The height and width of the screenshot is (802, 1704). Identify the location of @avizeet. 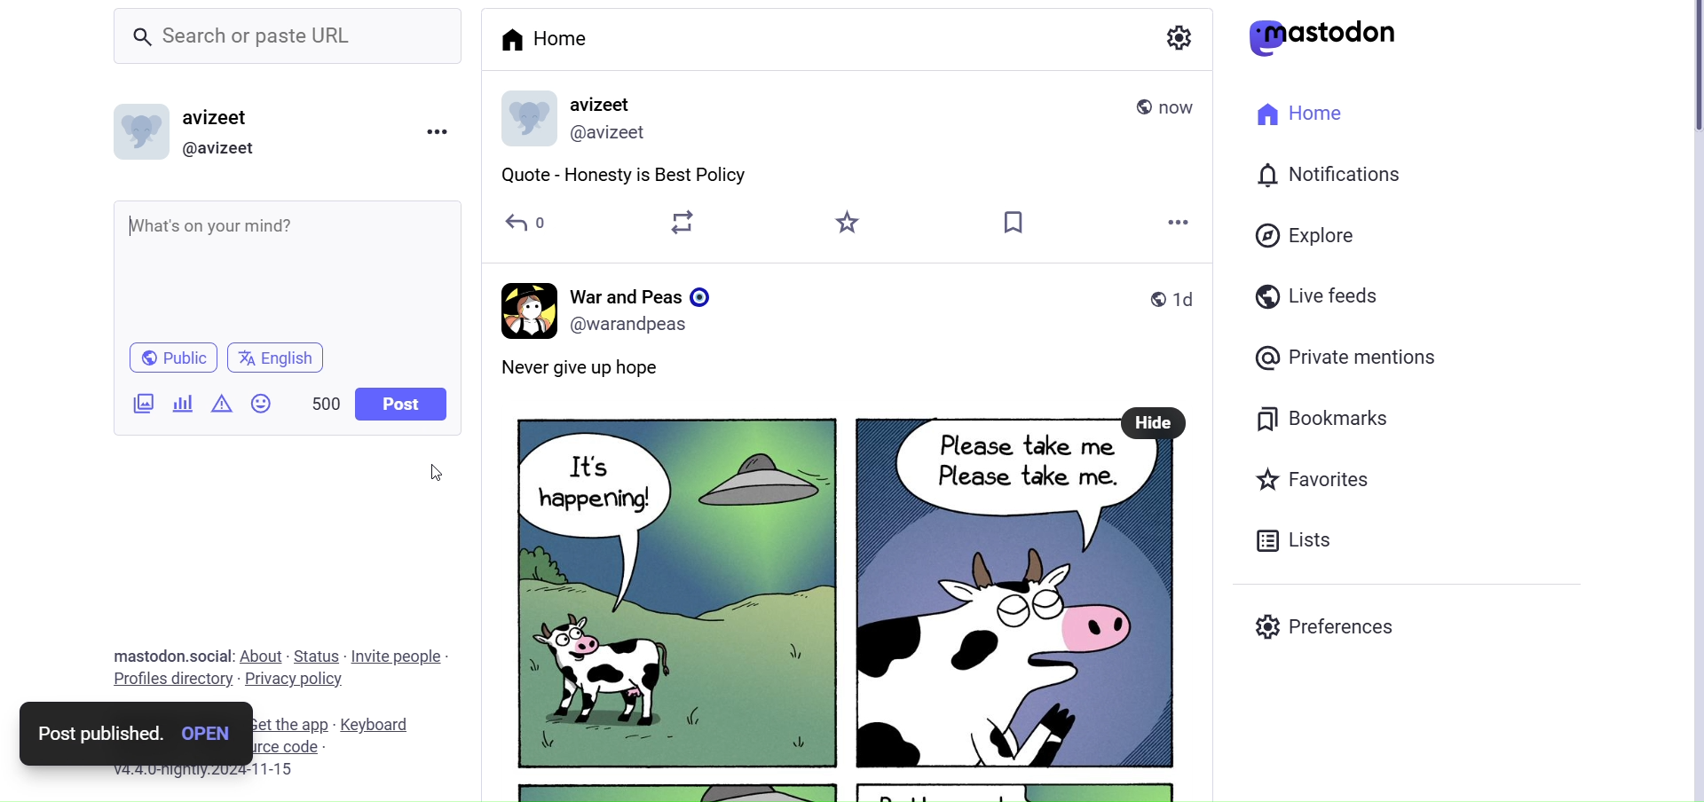
(618, 134).